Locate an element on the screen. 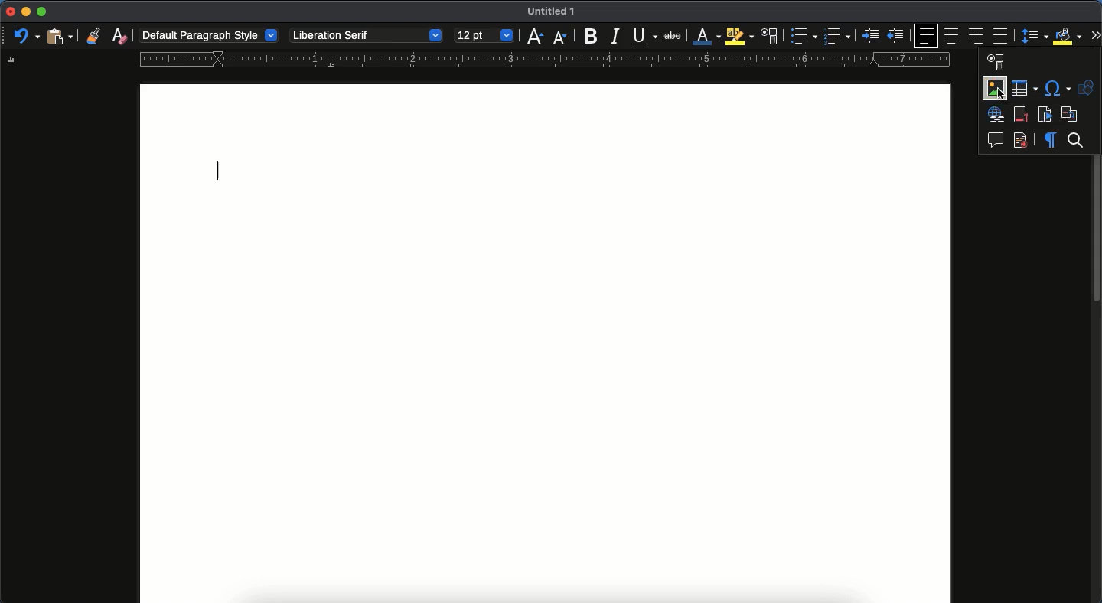  underline is located at coordinates (644, 37).